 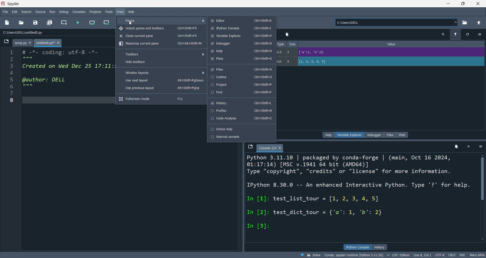 I want to click on size, so click(x=293, y=44).